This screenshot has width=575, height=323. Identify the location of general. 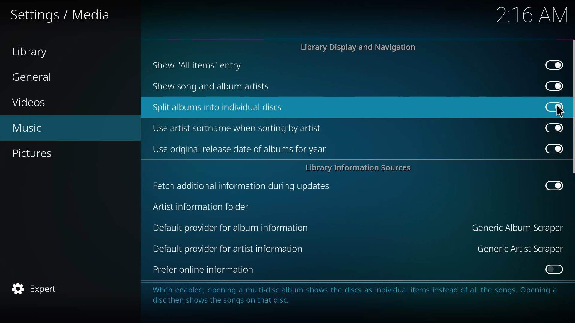
(35, 77).